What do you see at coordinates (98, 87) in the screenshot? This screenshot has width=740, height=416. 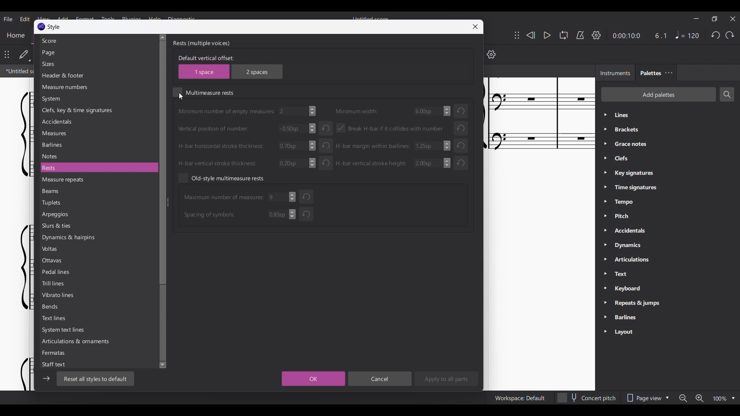 I see `Measure numbers` at bounding box center [98, 87].